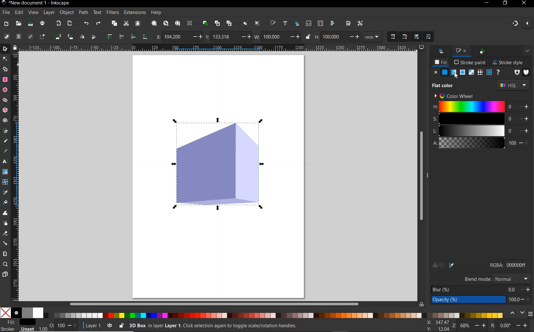  Describe the element at coordinates (523, 5) in the screenshot. I see `CLOSE` at that location.